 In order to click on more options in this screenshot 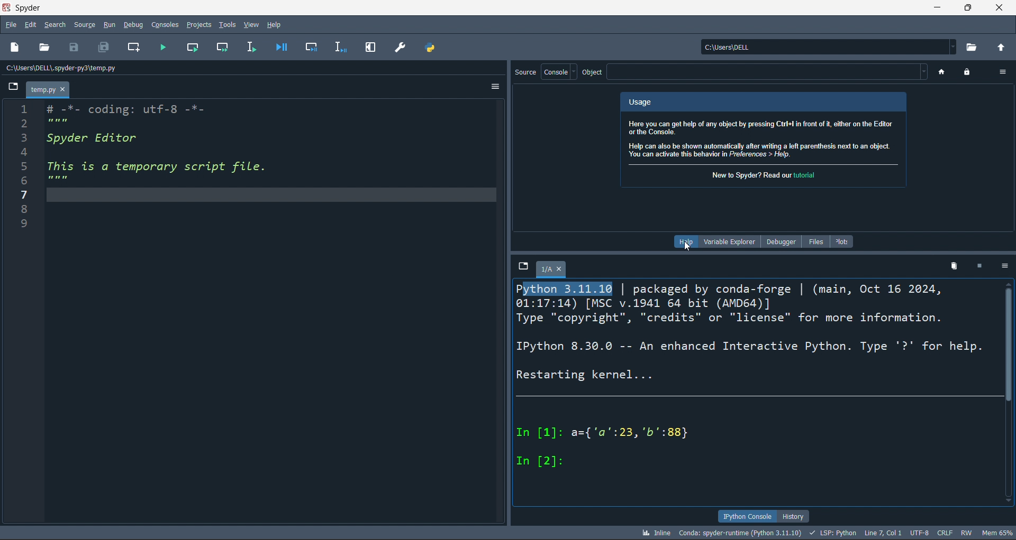, I will do `click(1004, 268)`.